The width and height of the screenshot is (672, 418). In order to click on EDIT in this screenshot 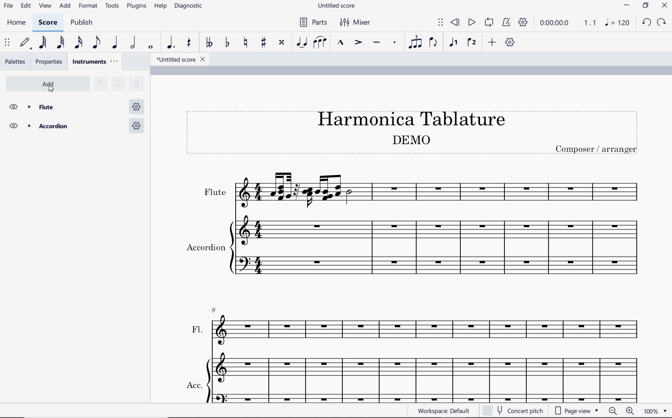, I will do `click(25, 6)`.